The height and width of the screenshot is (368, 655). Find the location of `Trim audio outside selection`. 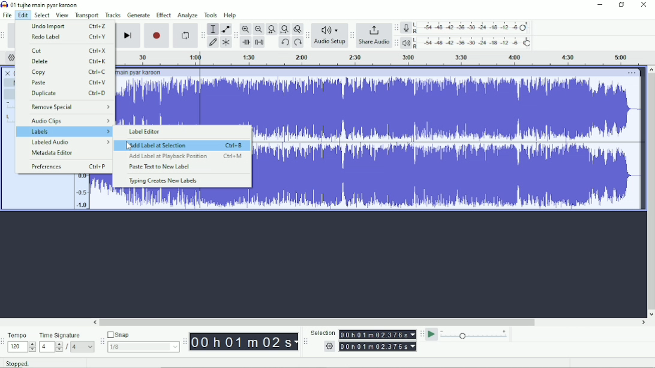

Trim audio outside selection is located at coordinates (246, 43).